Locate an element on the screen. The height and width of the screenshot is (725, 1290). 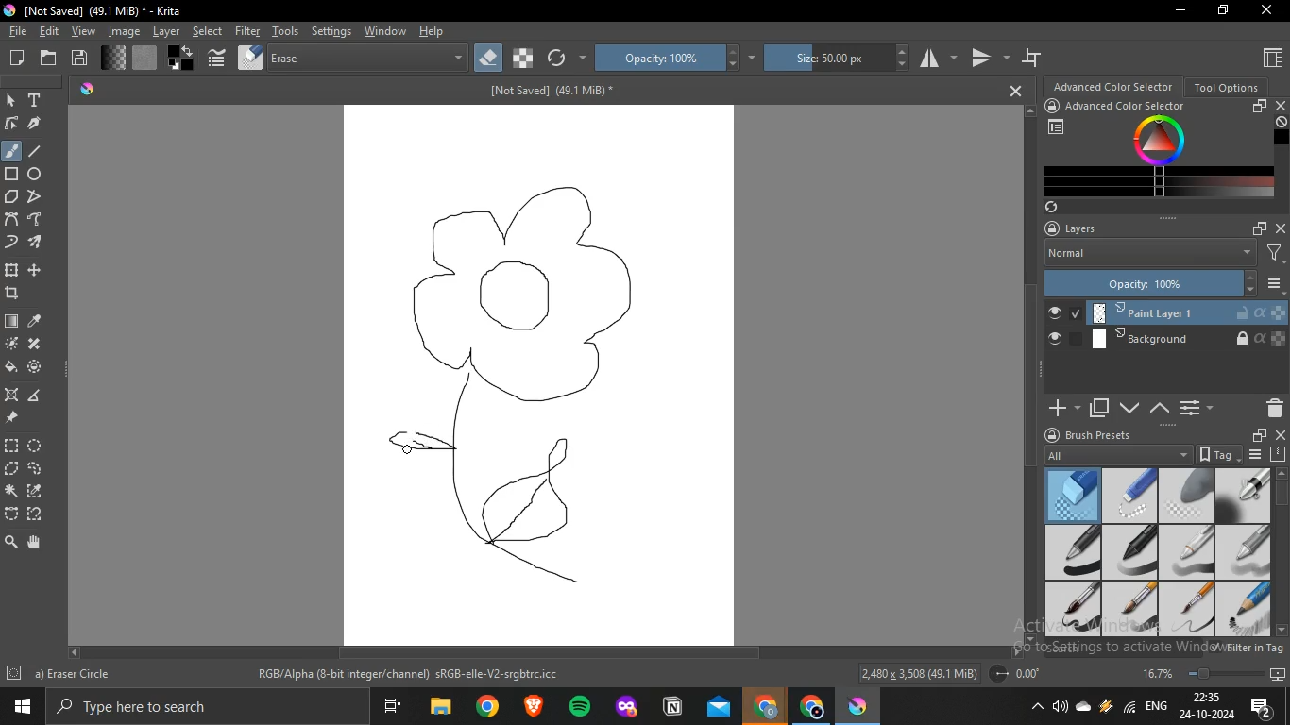
edit brush settings is located at coordinates (218, 57).